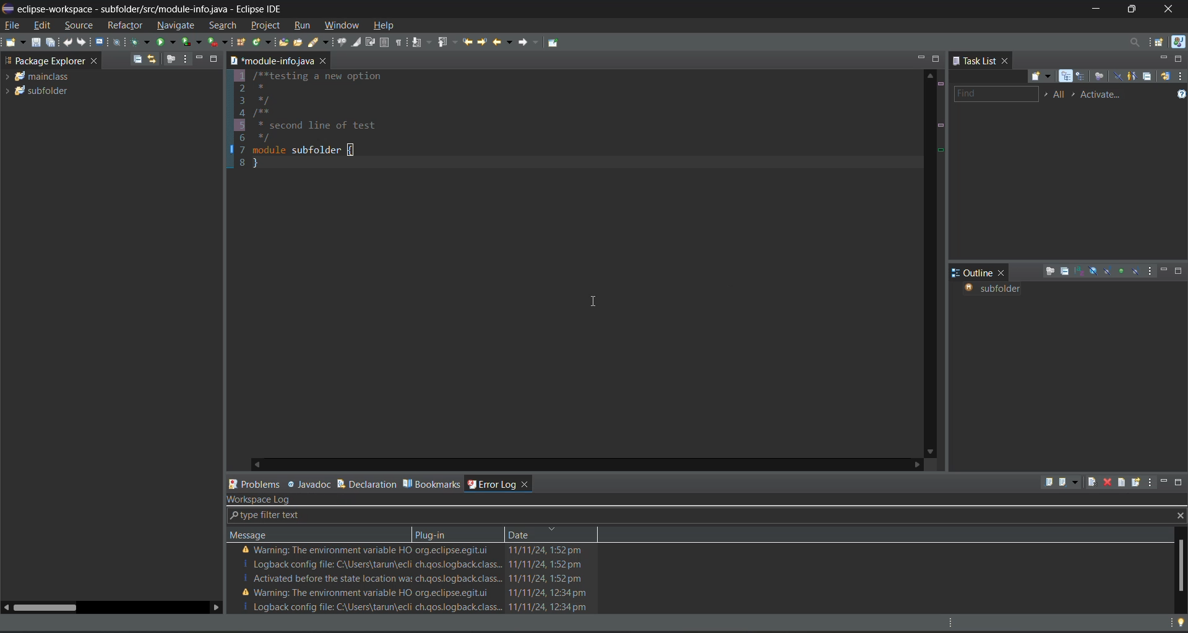 The height and width of the screenshot is (633, 1188). What do you see at coordinates (139, 58) in the screenshot?
I see `collapse all` at bounding box center [139, 58].